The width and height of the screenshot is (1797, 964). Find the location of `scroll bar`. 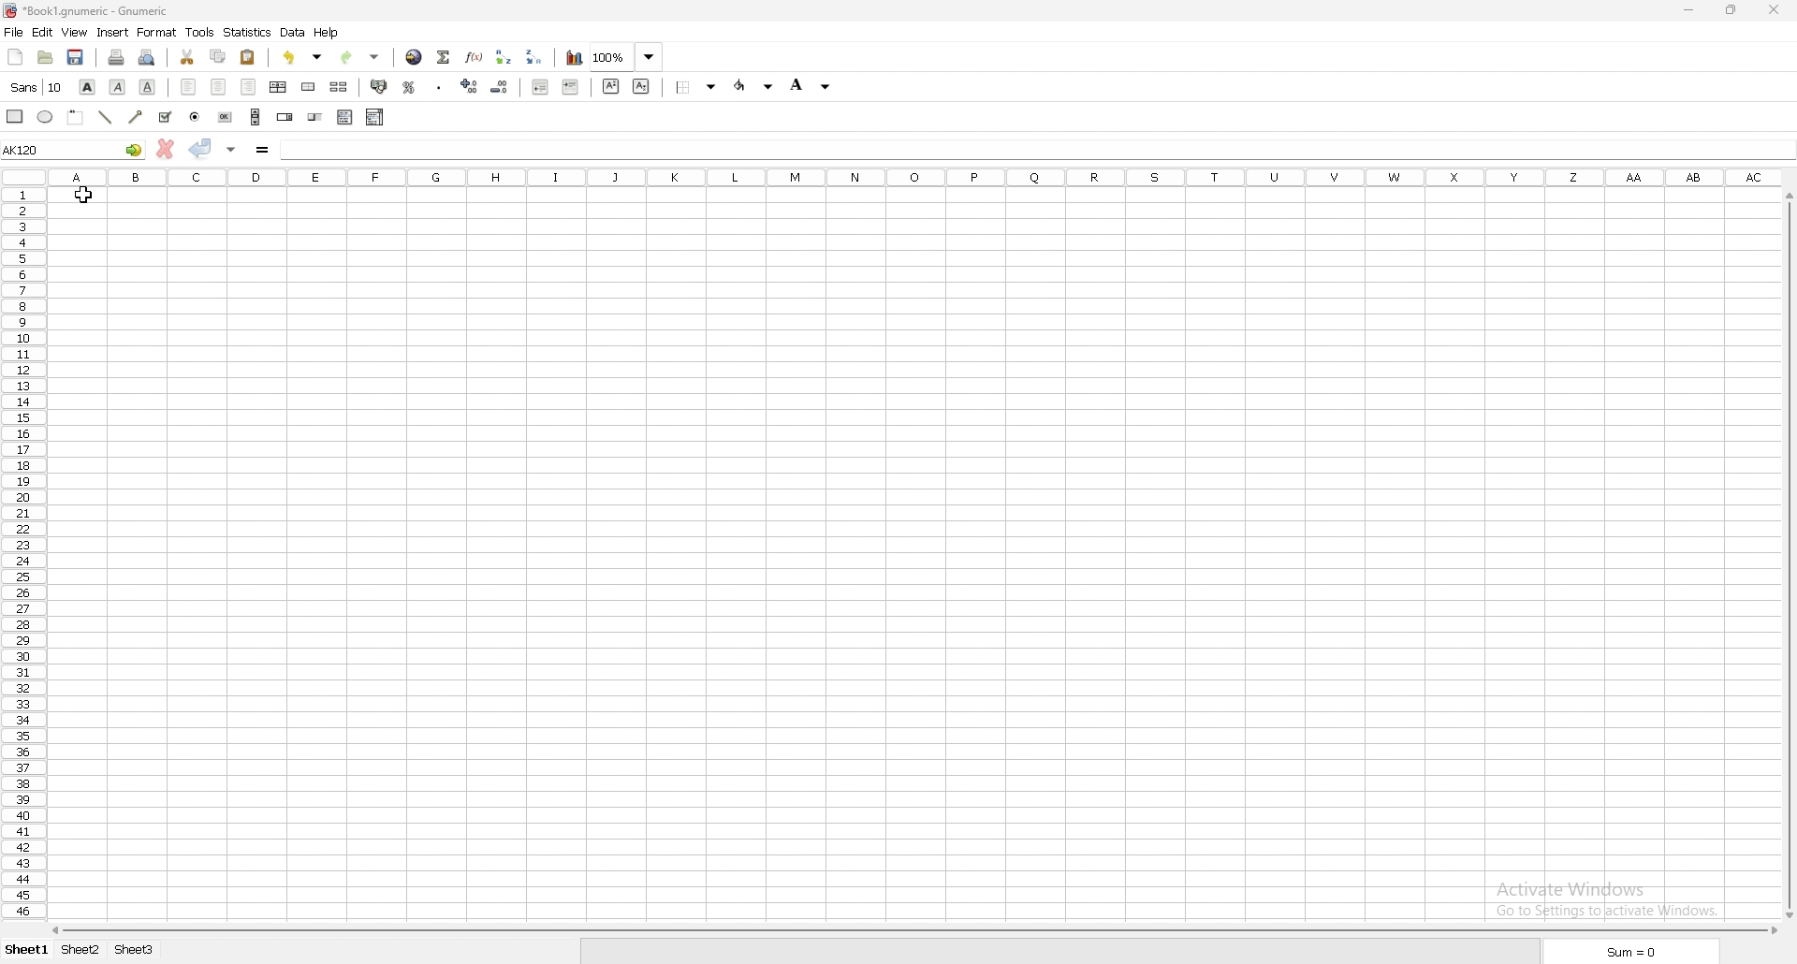

scroll bar is located at coordinates (1790, 554).